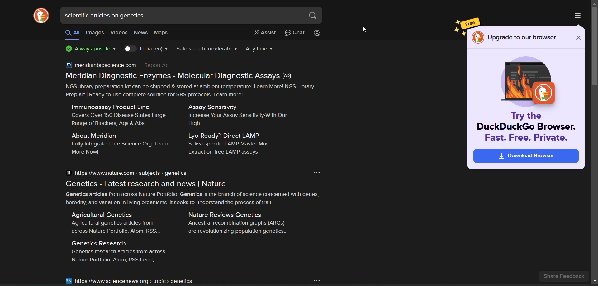 The width and height of the screenshot is (598, 286). Describe the element at coordinates (140, 33) in the screenshot. I see `news` at that location.